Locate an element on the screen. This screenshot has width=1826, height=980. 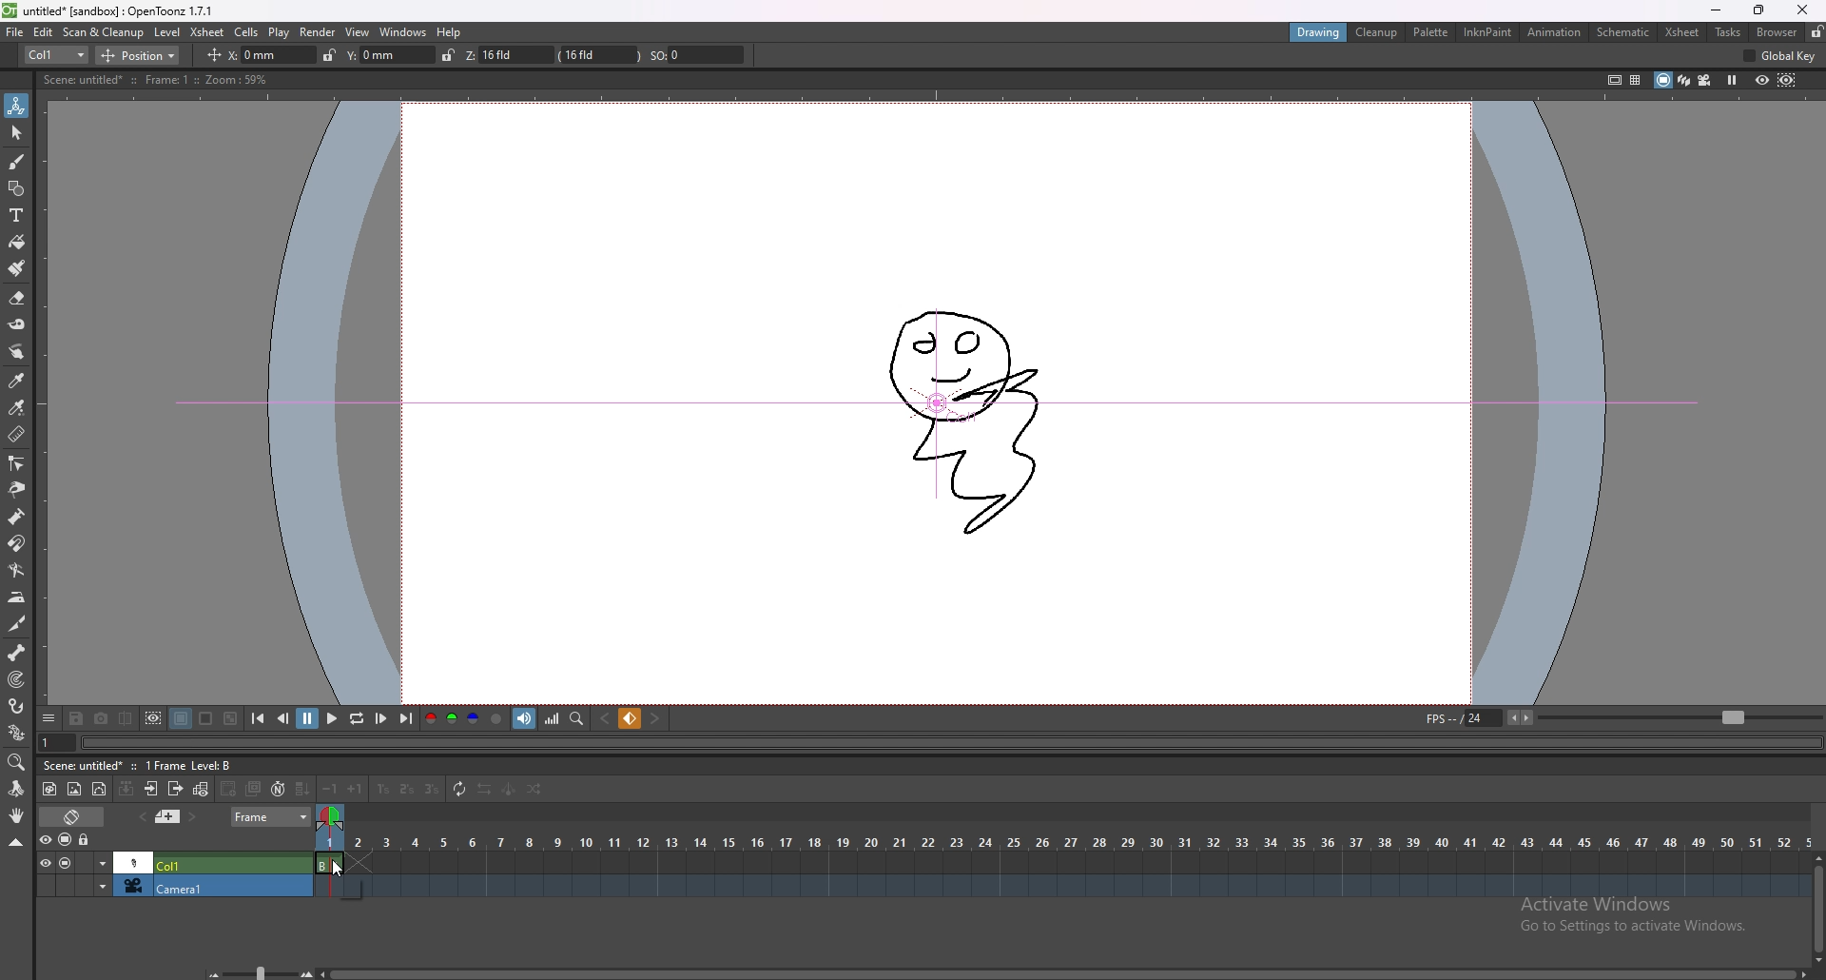
view is located at coordinates (359, 32).